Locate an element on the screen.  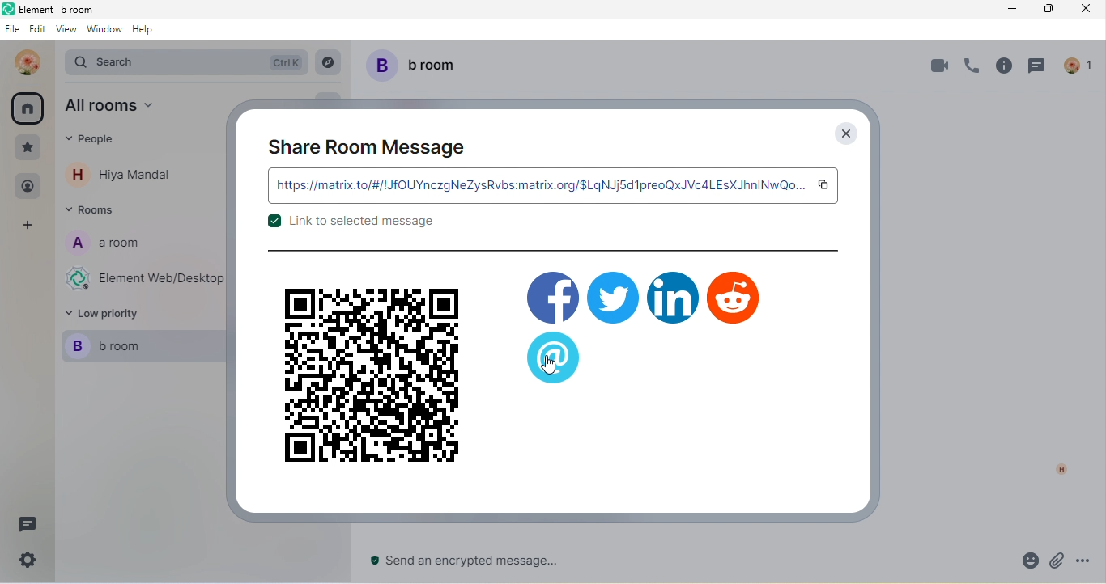
setting is located at coordinates (25, 564).